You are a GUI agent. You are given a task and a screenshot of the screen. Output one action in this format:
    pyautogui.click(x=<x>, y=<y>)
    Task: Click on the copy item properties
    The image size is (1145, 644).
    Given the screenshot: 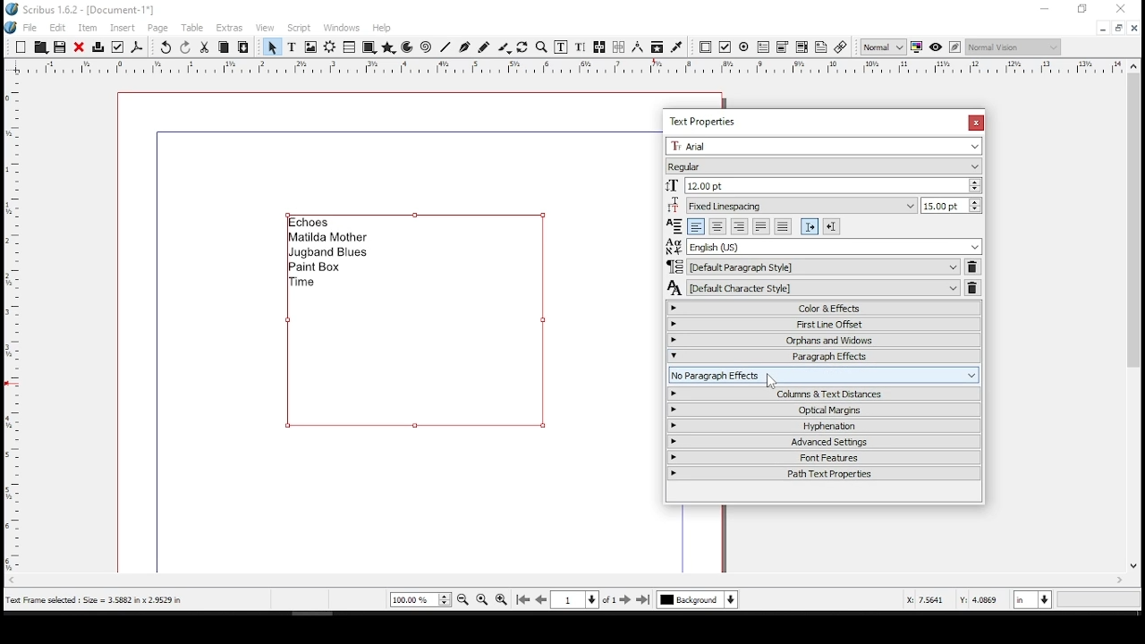 What is the action you would take?
    pyautogui.click(x=655, y=47)
    